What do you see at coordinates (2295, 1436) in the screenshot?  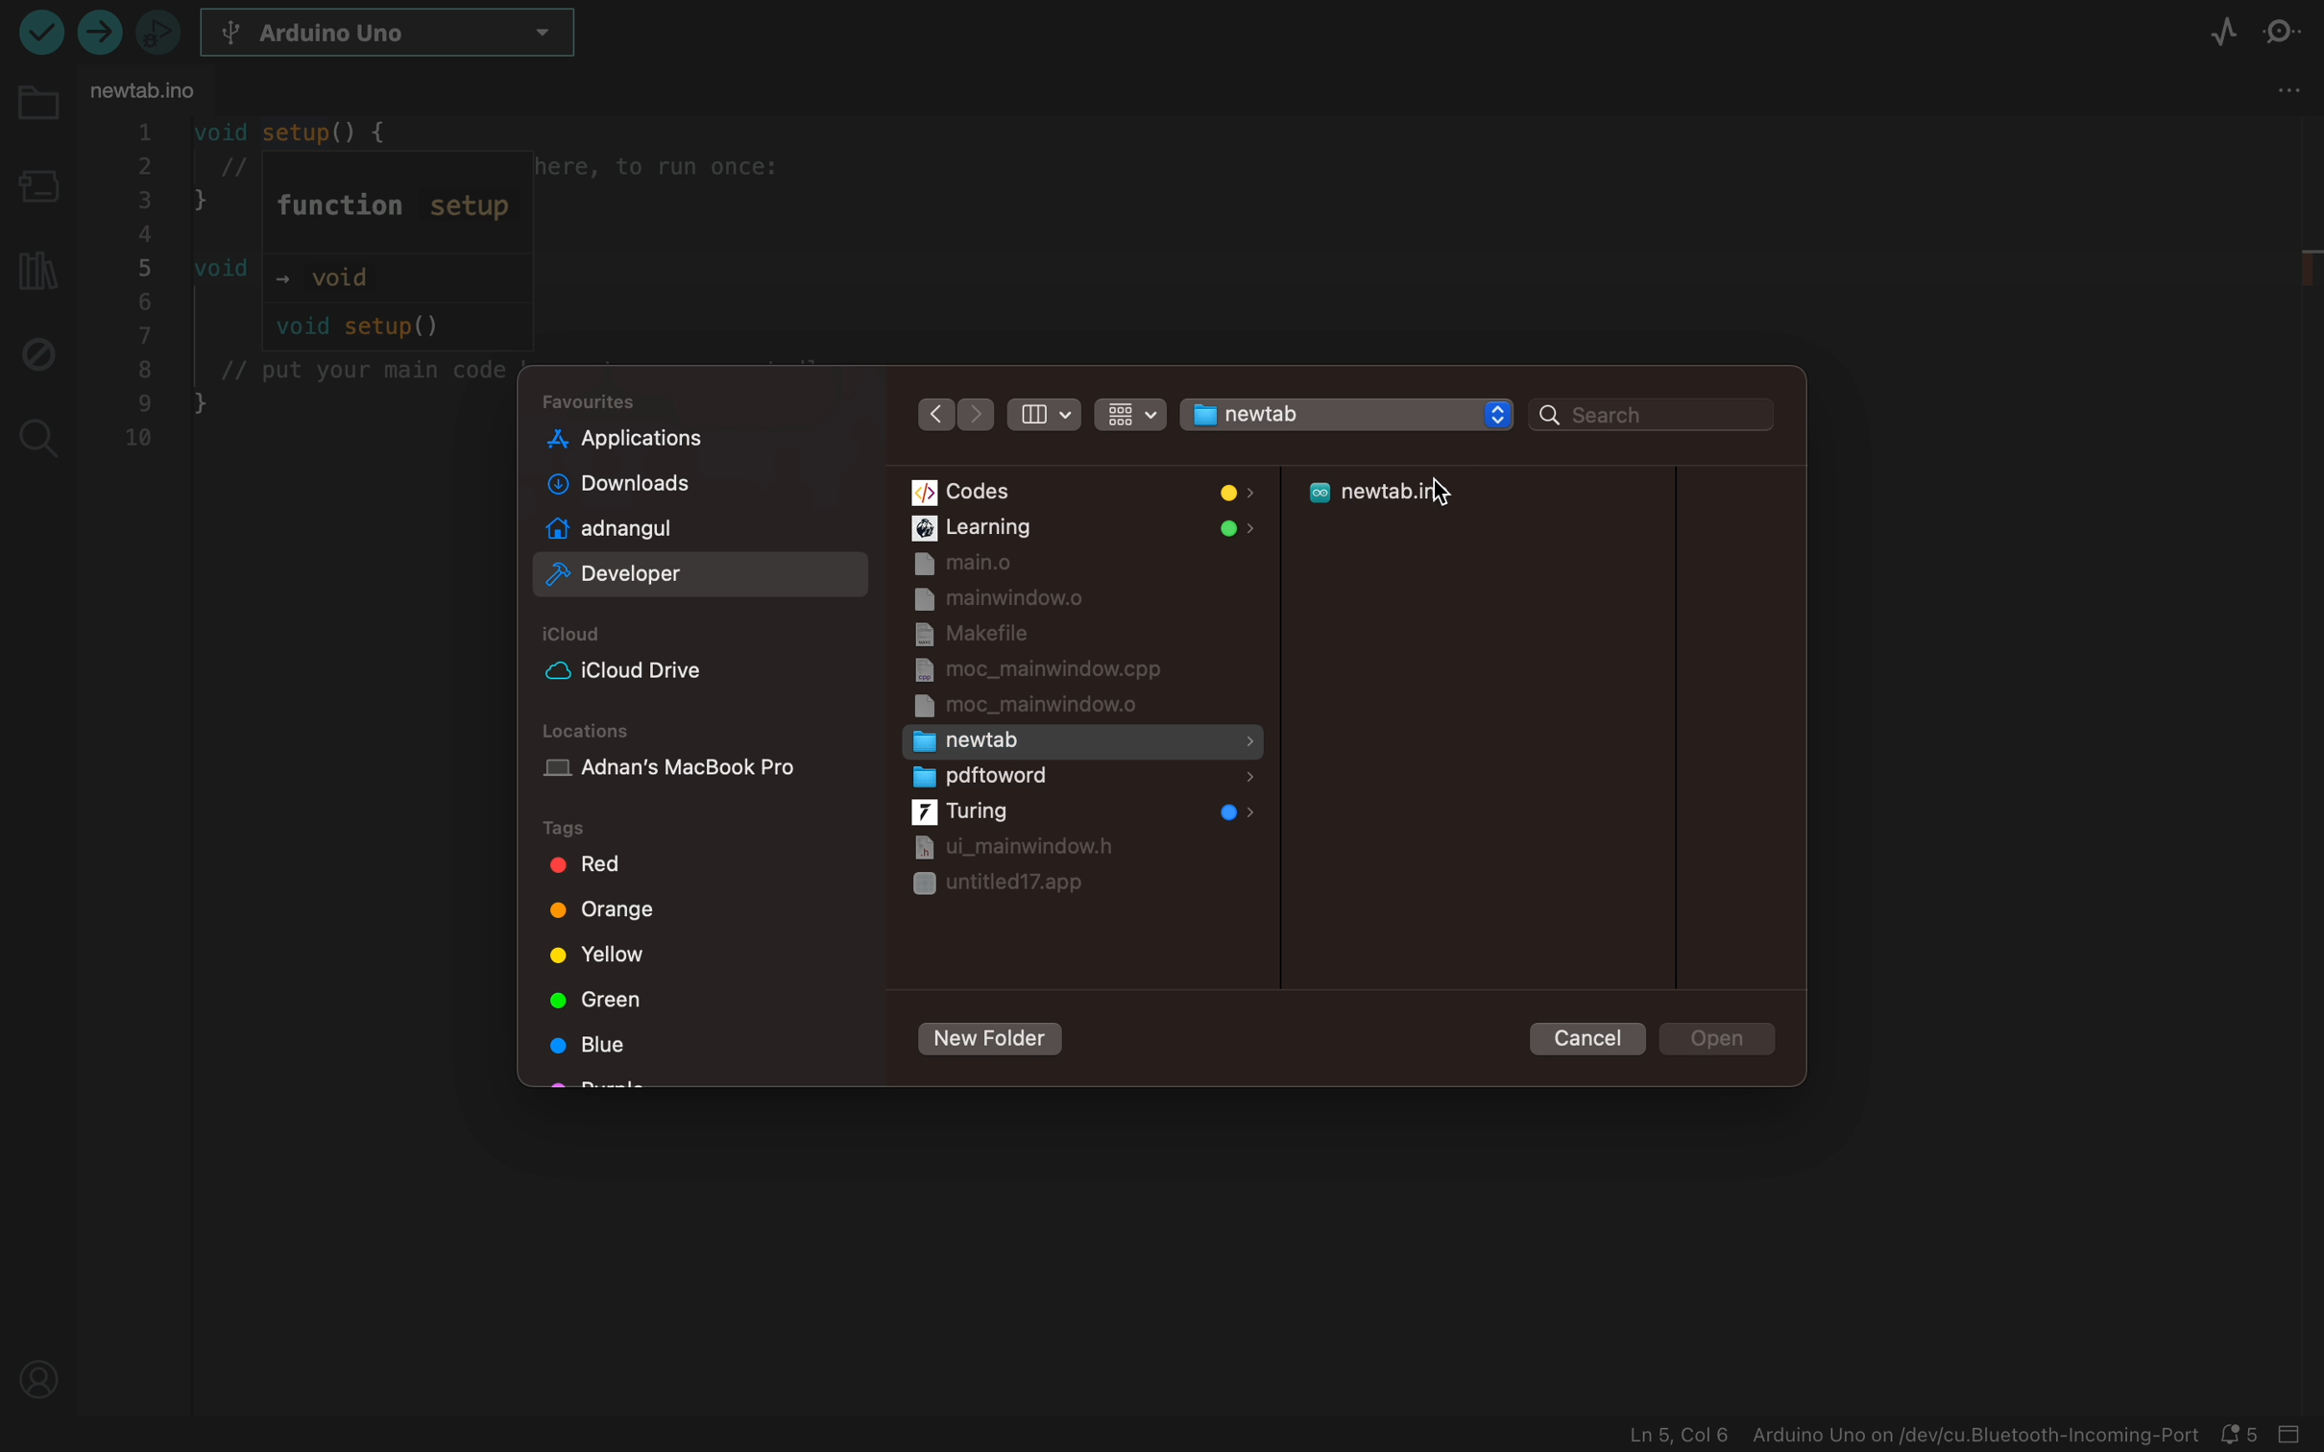 I see `close slide bar` at bounding box center [2295, 1436].